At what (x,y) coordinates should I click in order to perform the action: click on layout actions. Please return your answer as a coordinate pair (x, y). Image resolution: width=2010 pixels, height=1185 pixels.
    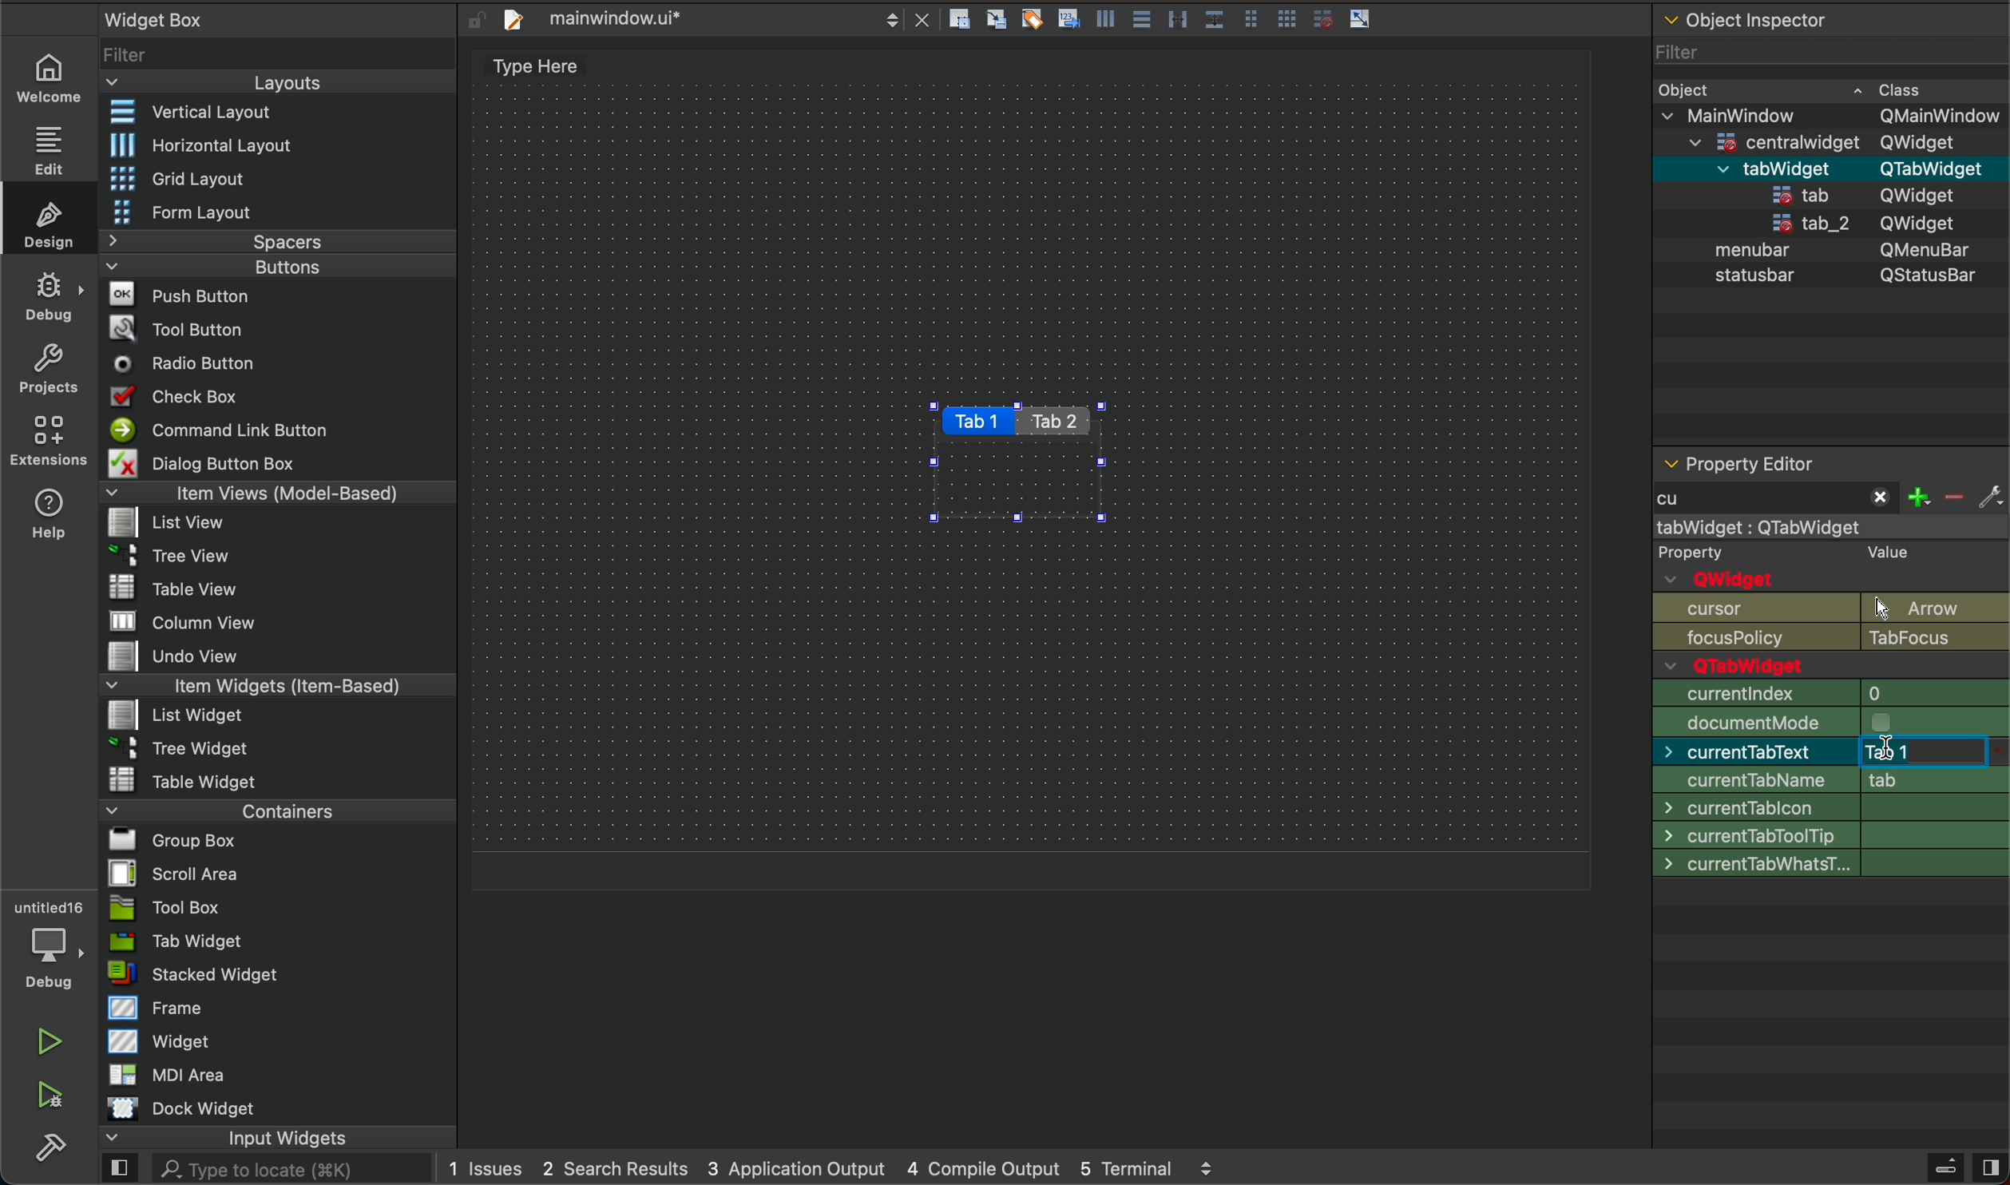
    Looking at the image, I should click on (1231, 18).